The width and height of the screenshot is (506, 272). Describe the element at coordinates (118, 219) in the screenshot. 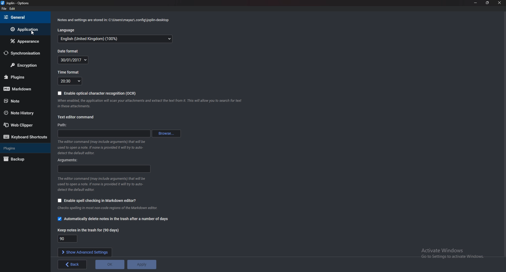

I see `Automatically delete notes` at that location.